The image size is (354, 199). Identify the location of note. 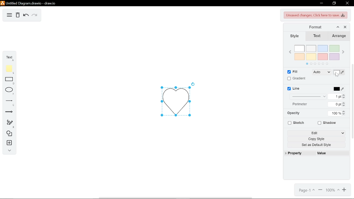
(9, 69).